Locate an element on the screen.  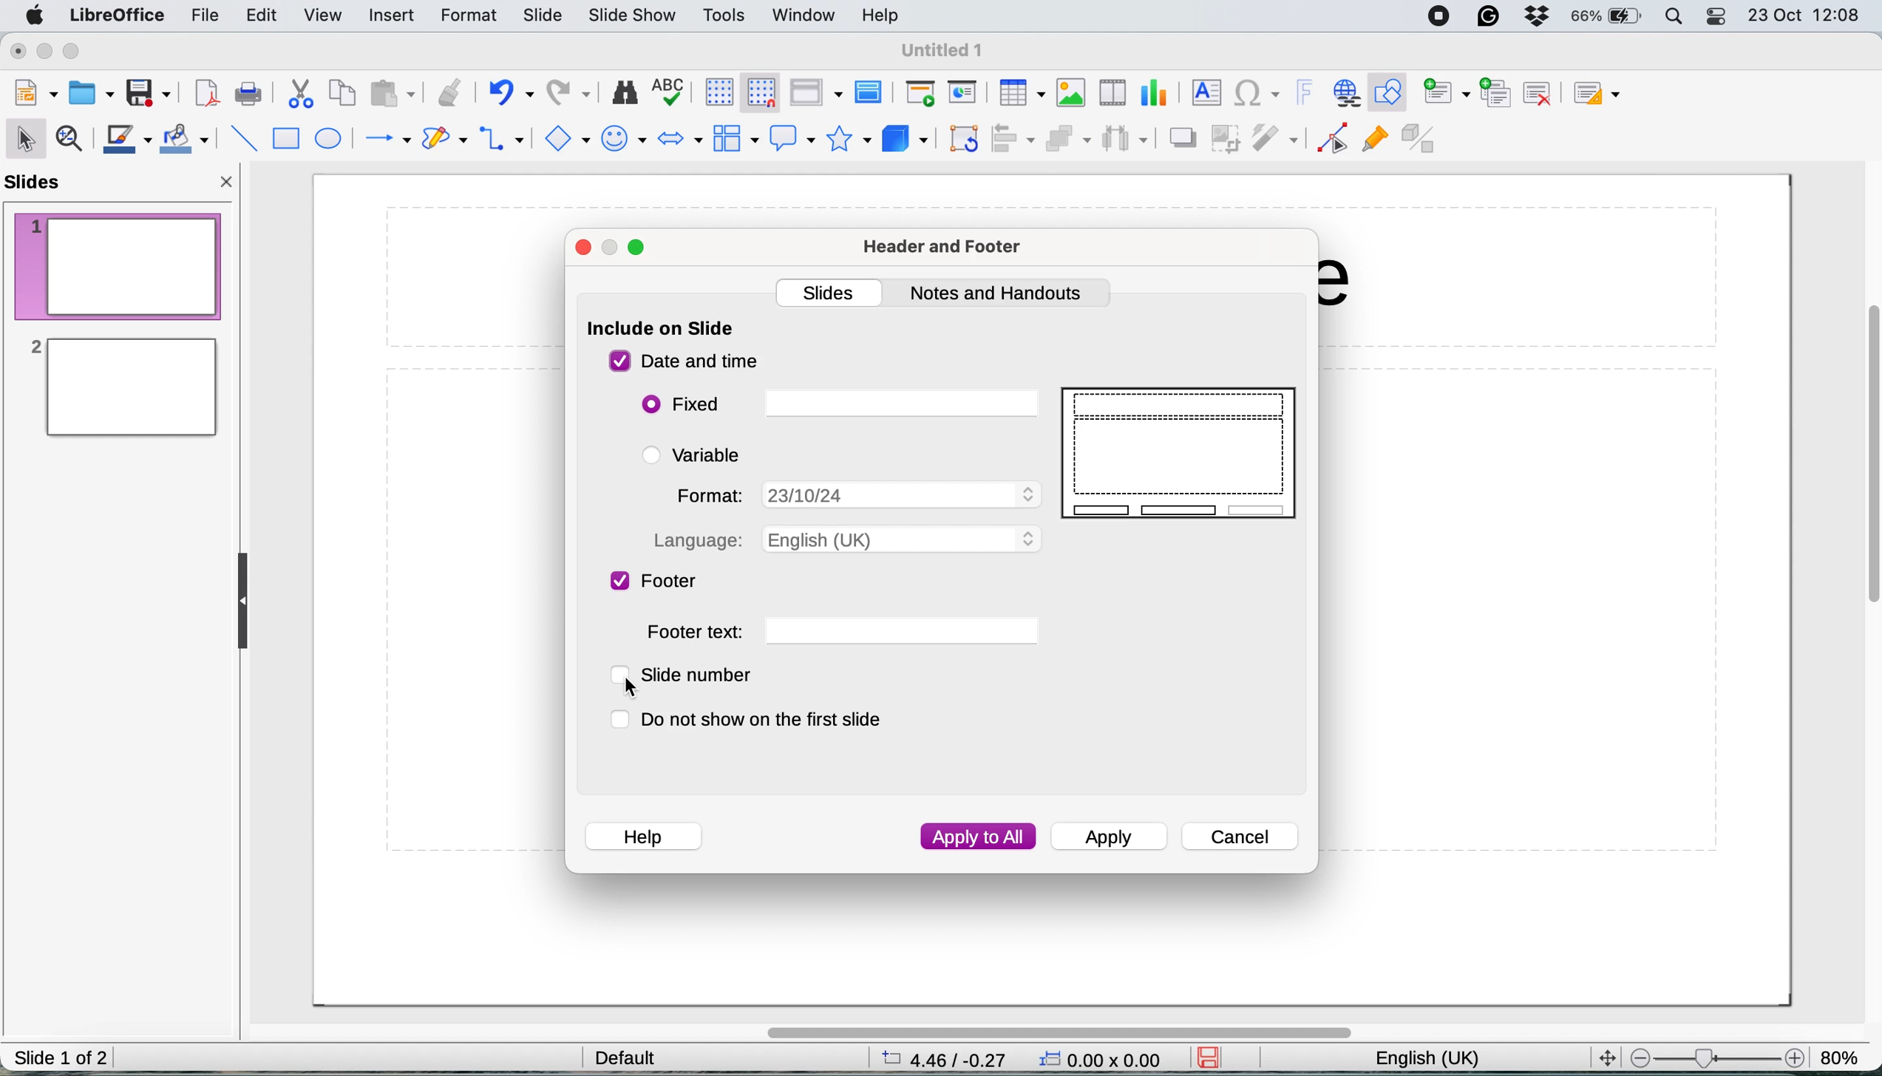
apply is located at coordinates (1113, 839).